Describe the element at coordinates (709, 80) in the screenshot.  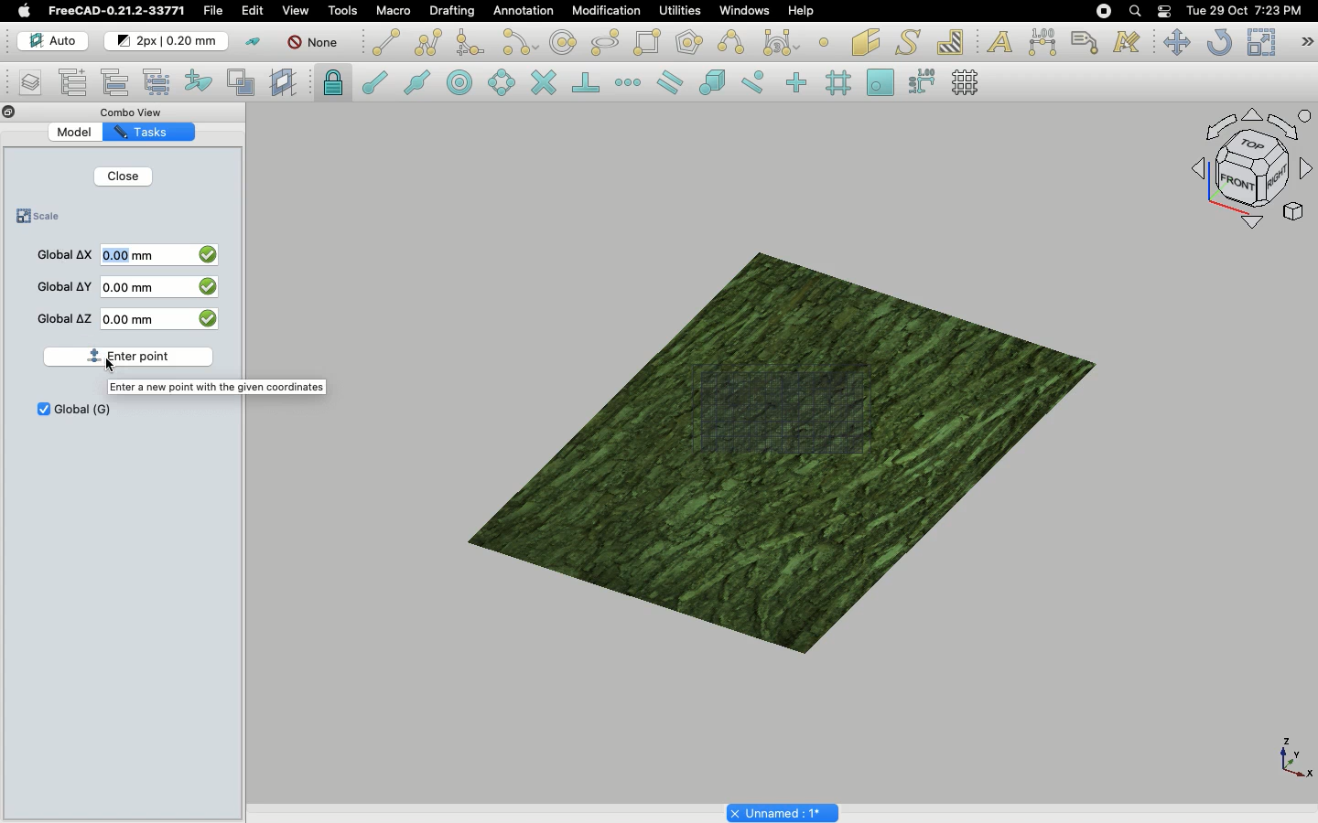
I see `Snap special` at that location.